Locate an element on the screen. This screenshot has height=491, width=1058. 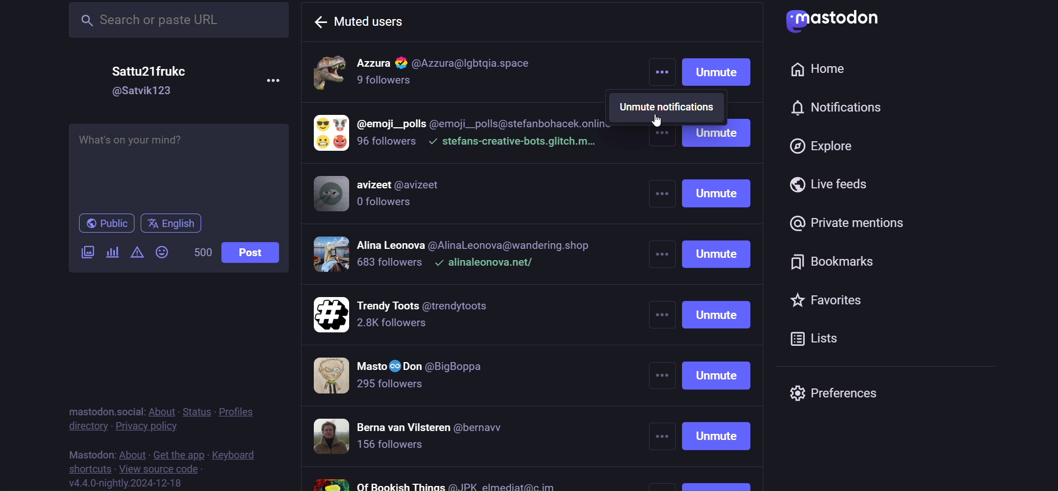
unmute is located at coordinates (717, 307).